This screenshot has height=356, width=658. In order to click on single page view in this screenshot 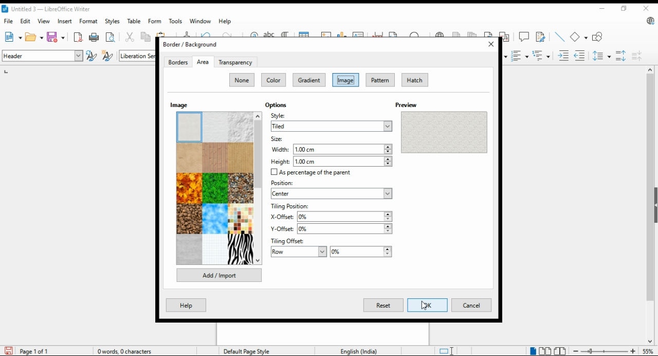, I will do `click(533, 350)`.